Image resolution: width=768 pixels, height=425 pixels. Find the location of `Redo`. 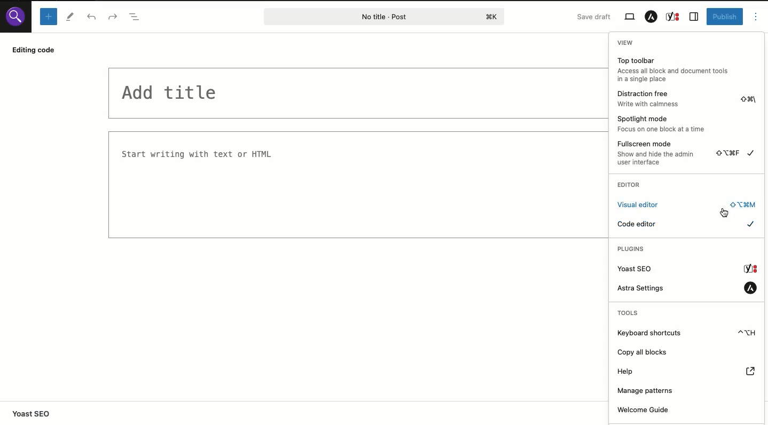

Redo is located at coordinates (113, 17).